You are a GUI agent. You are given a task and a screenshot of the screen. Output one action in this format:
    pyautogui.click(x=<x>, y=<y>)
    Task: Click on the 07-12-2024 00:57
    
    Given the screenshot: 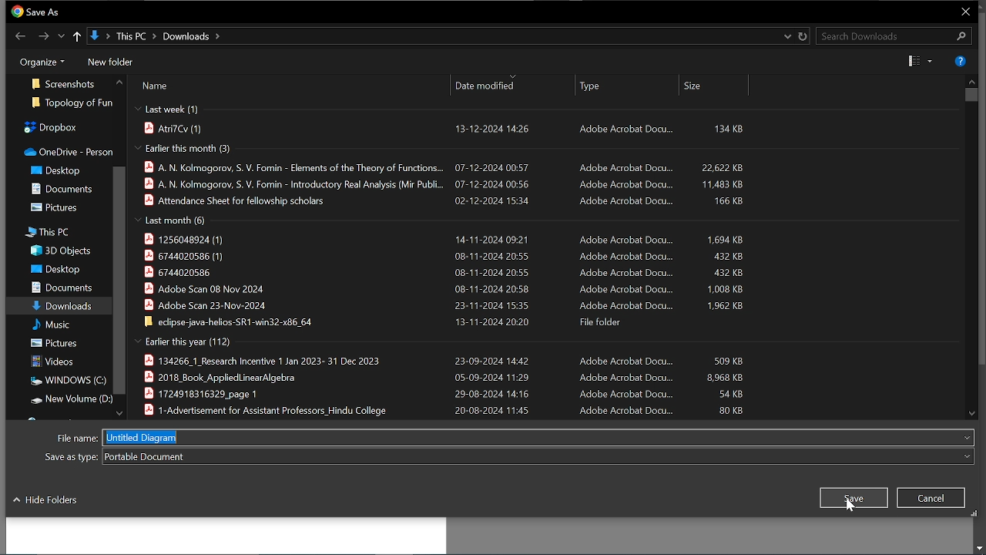 What is the action you would take?
    pyautogui.click(x=491, y=167)
    